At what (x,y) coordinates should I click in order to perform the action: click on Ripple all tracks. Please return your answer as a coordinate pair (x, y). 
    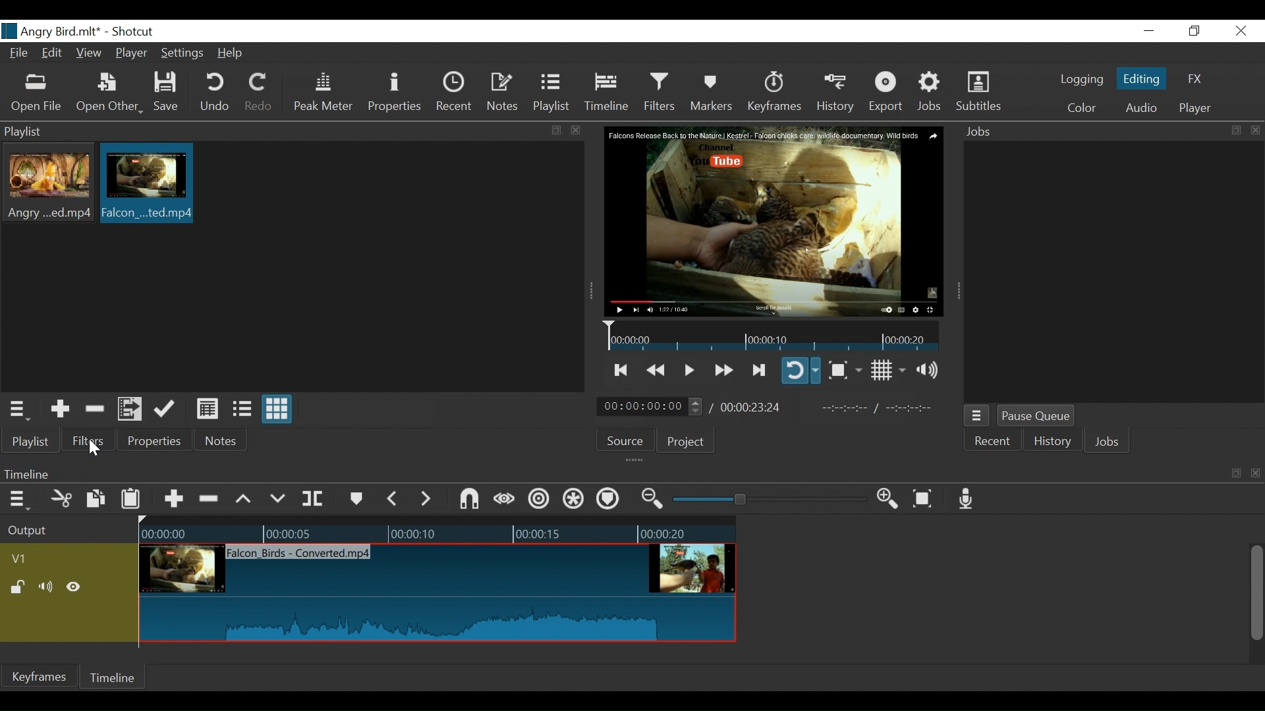
    Looking at the image, I should click on (574, 500).